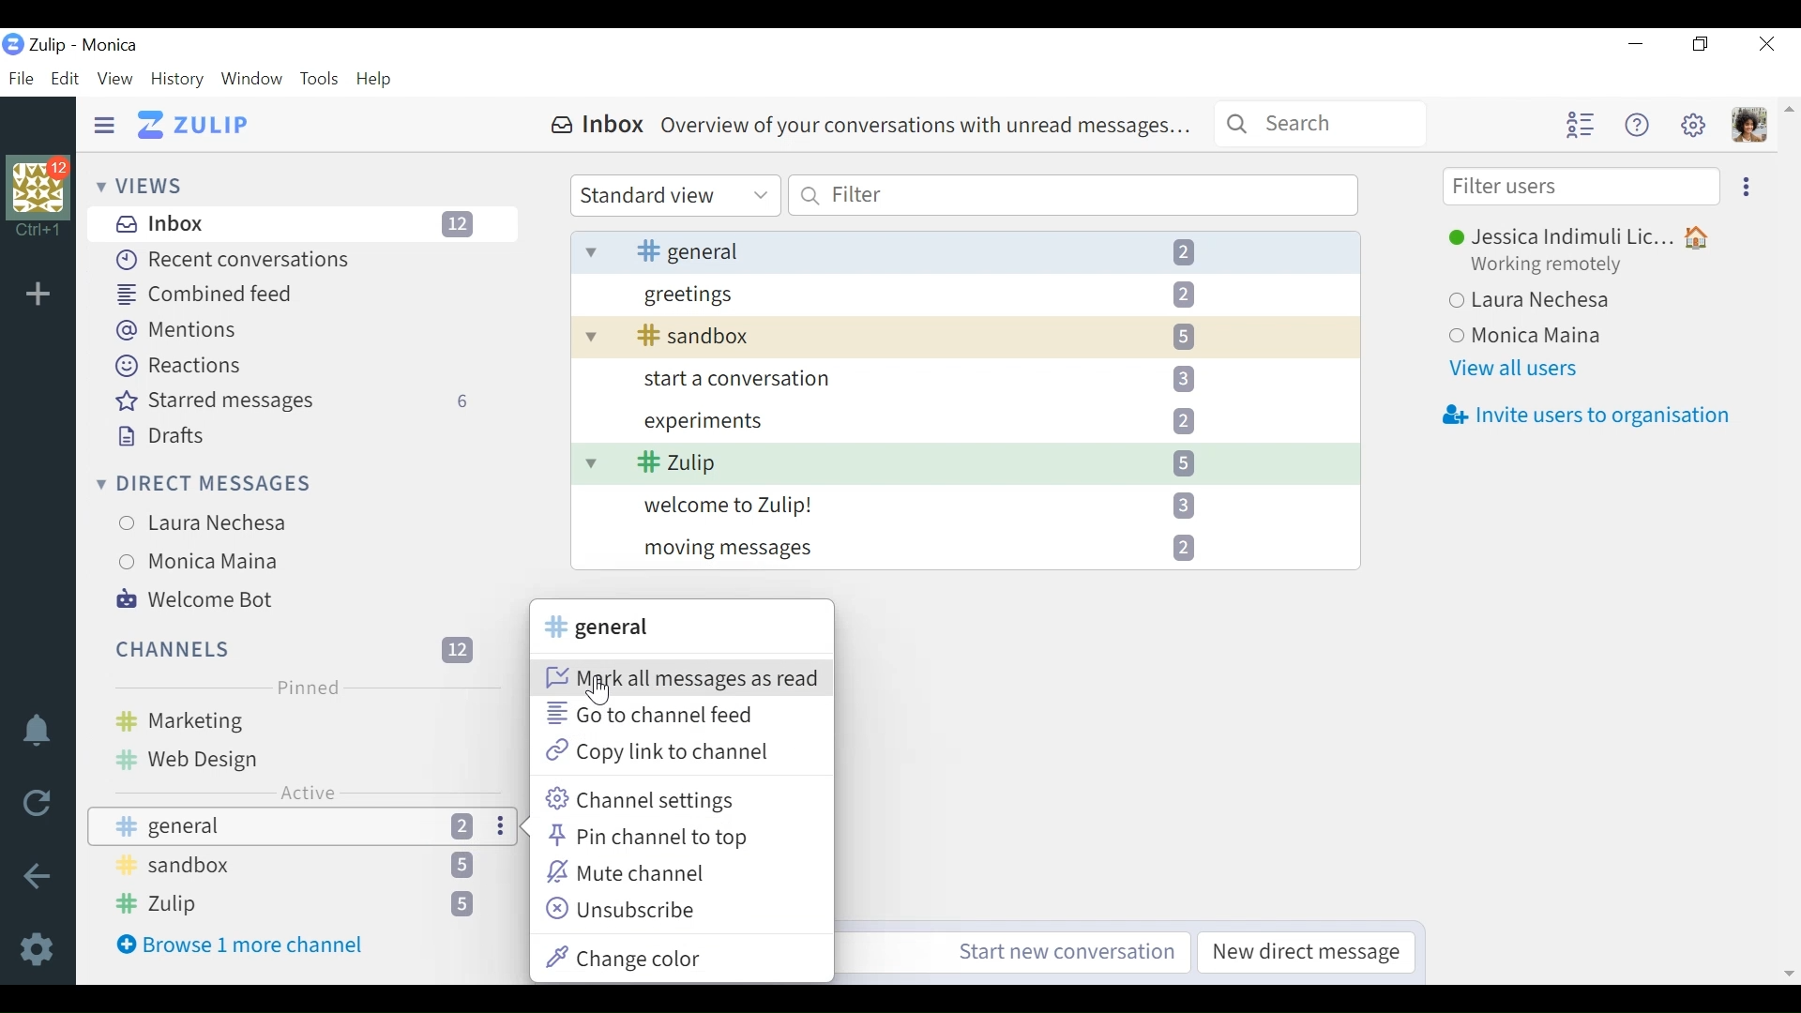  I want to click on Welcome Bot, so click(199, 597).